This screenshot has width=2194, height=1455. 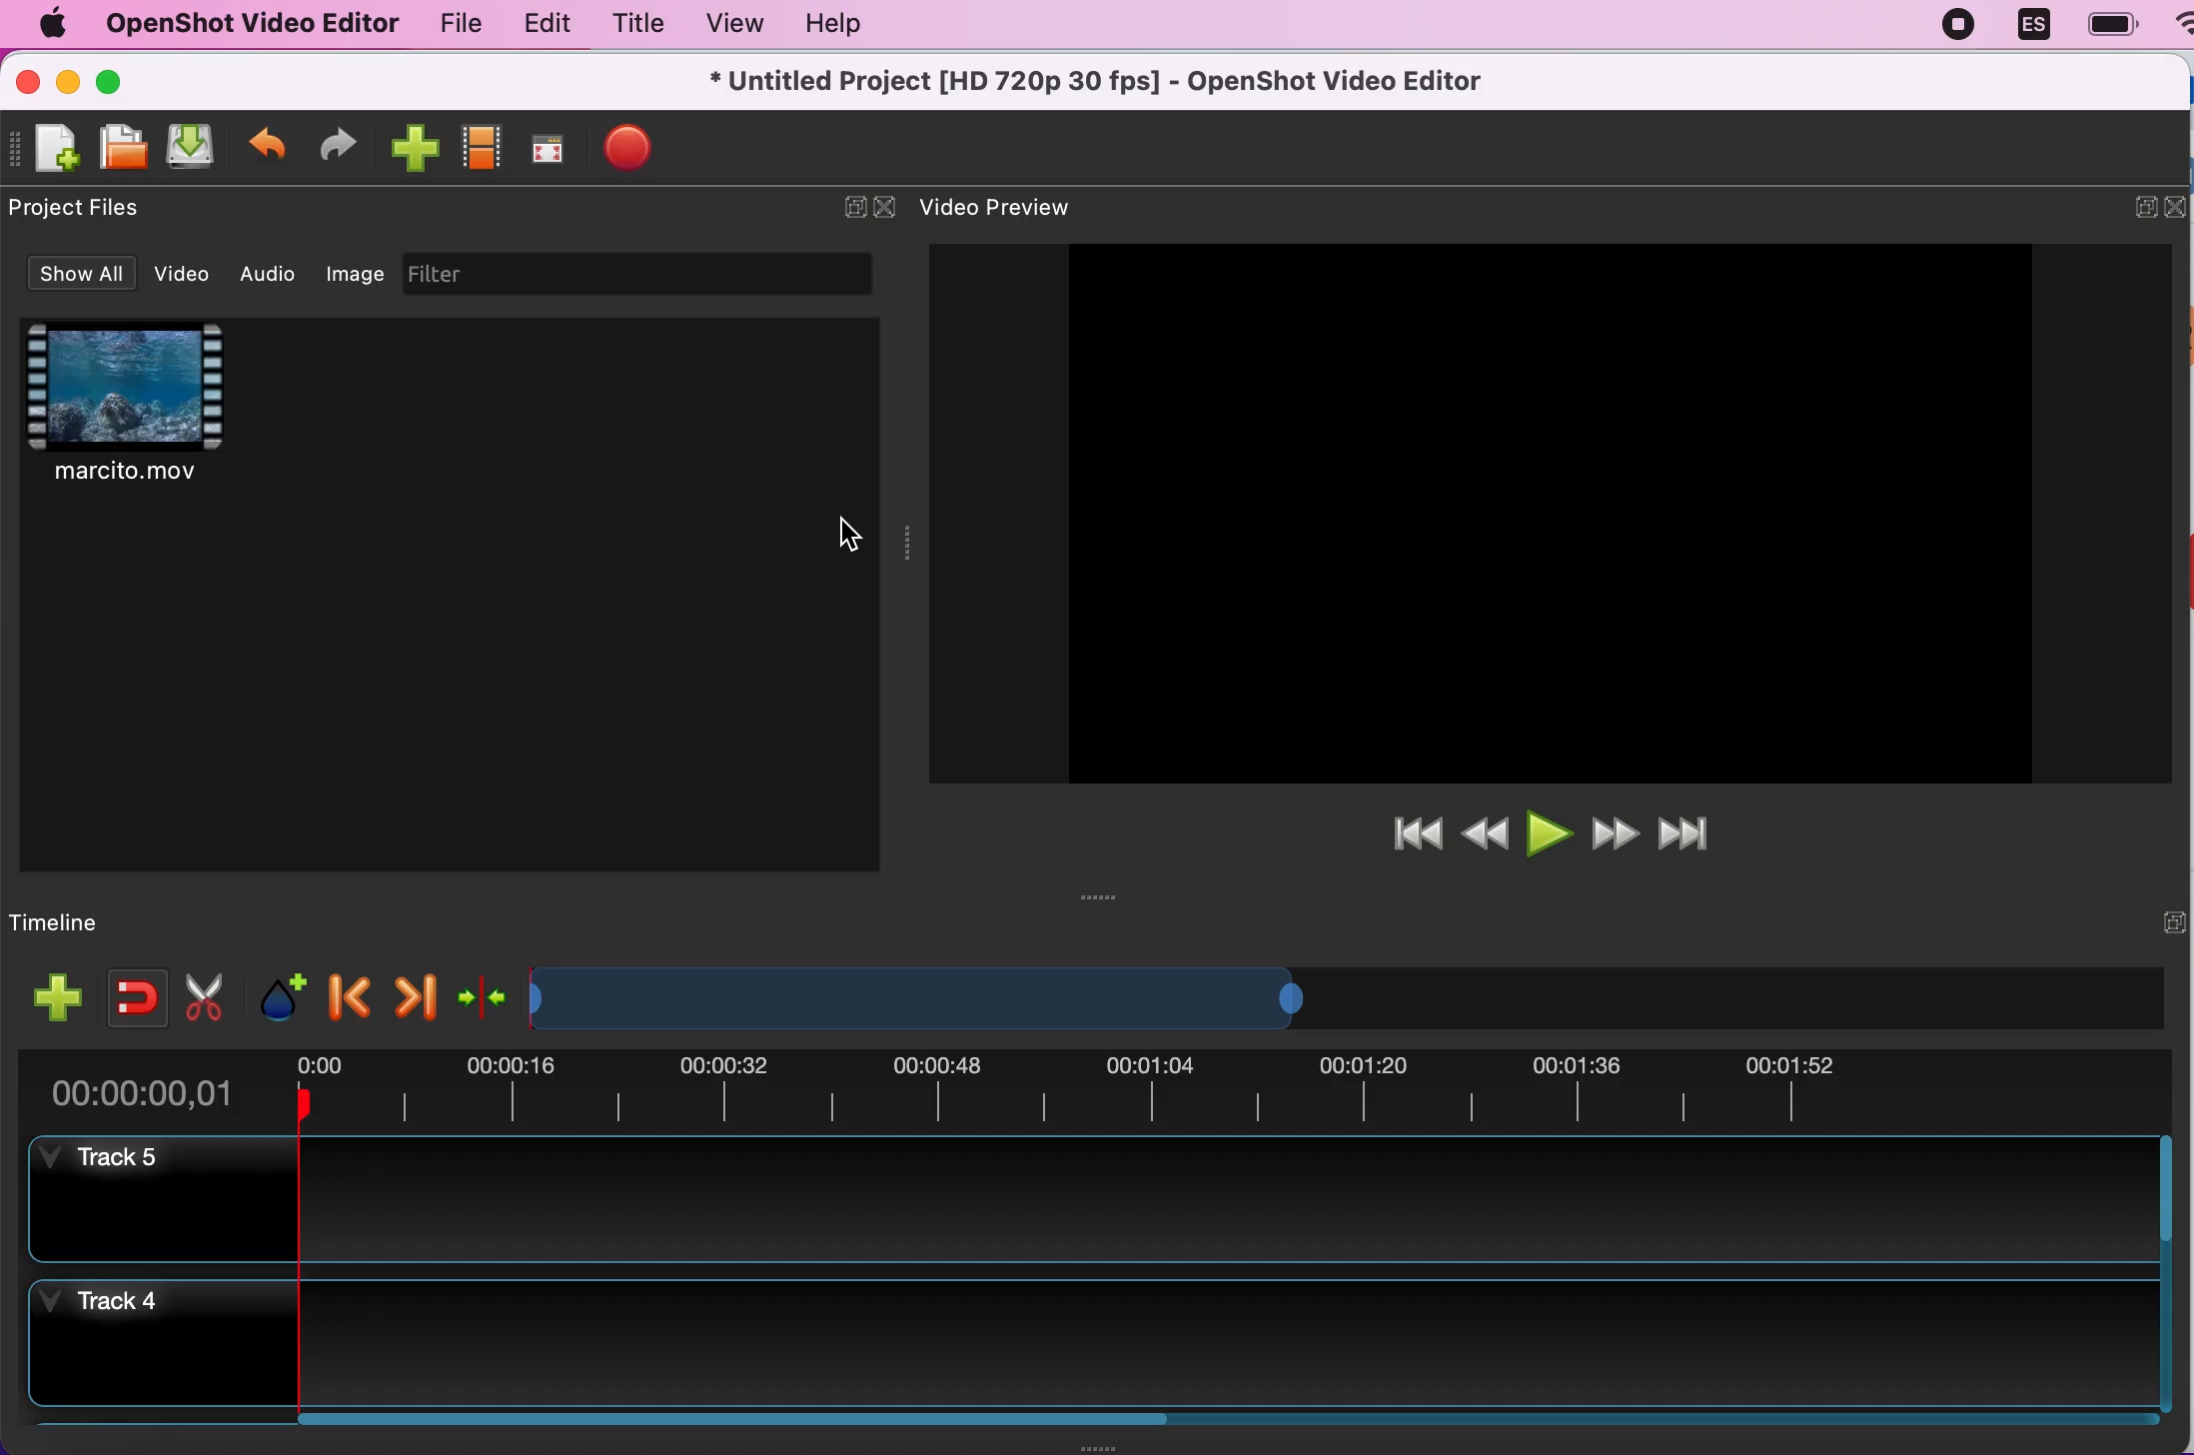 What do you see at coordinates (211, 994) in the screenshot?
I see `cut` at bounding box center [211, 994].